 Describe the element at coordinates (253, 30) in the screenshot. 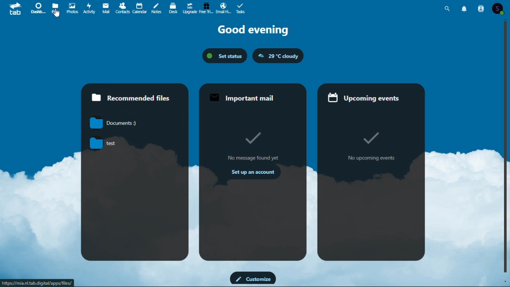

I see `Good evening` at that location.